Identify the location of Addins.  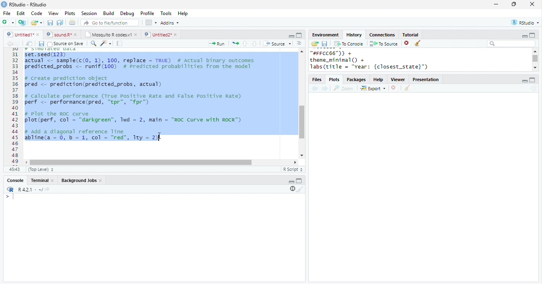
(170, 23).